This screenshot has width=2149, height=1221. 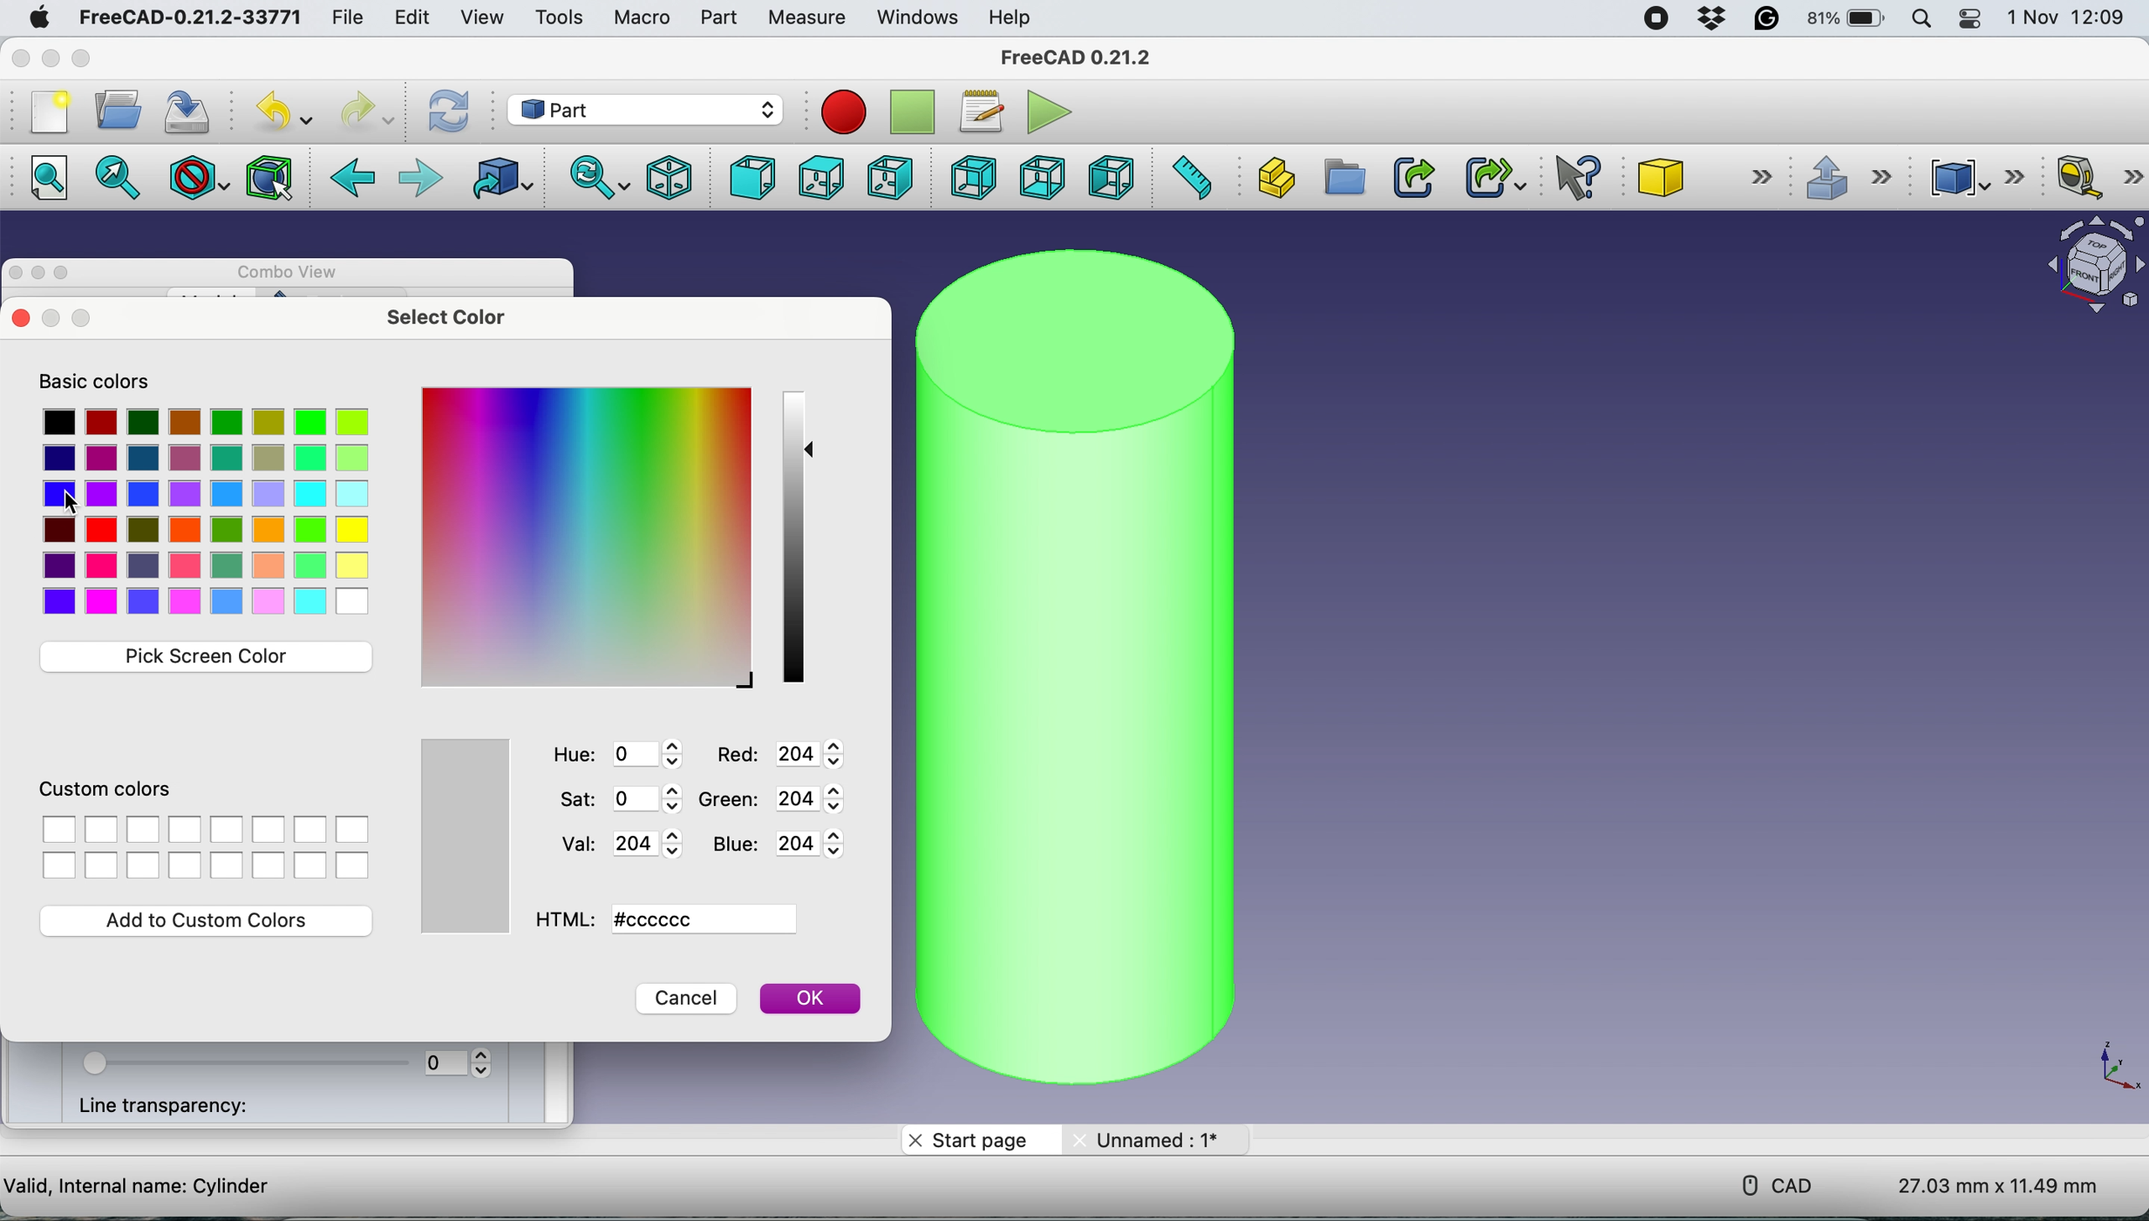 I want to click on bottom, so click(x=1038, y=178).